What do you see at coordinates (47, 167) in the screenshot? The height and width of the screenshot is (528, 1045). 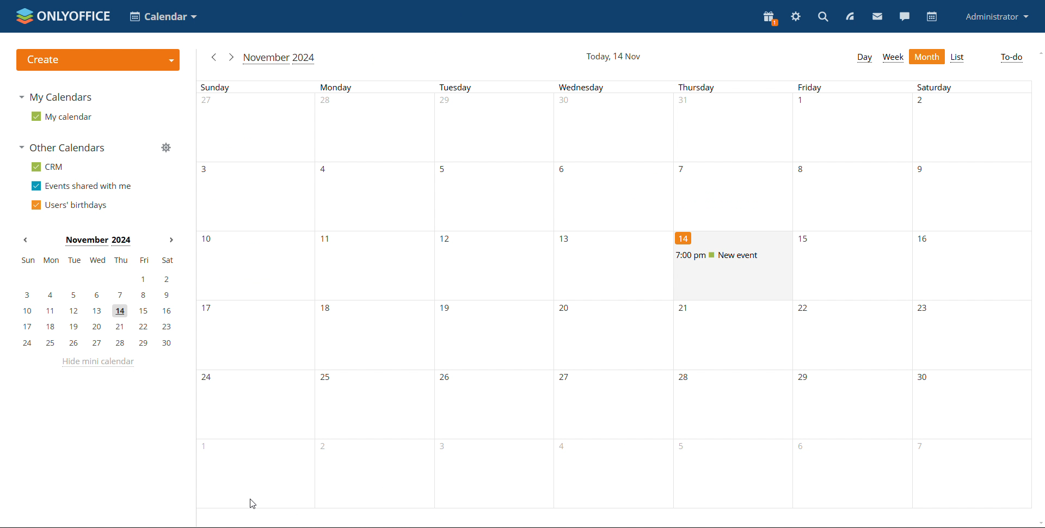 I see `crm` at bounding box center [47, 167].